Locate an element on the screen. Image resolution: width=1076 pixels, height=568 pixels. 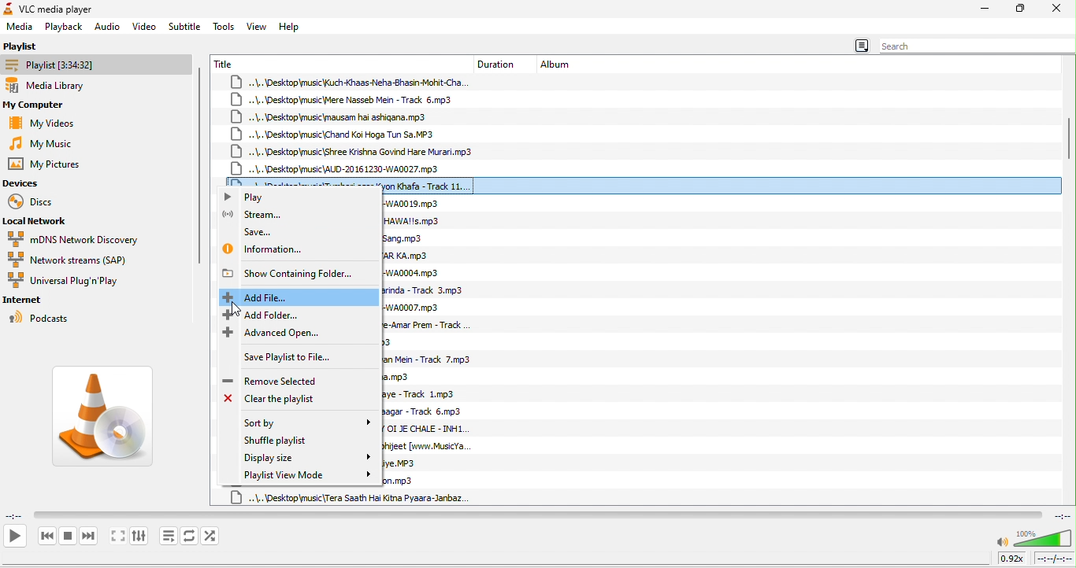
subtitle is located at coordinates (185, 25).